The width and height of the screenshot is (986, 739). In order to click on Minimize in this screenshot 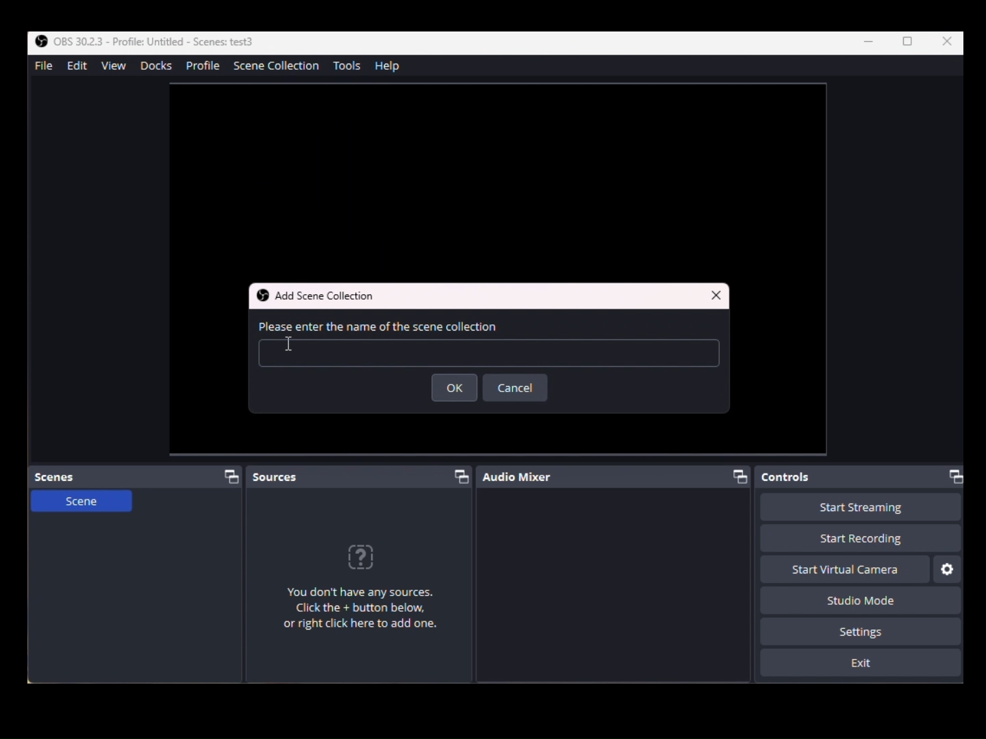, I will do `click(871, 42)`.